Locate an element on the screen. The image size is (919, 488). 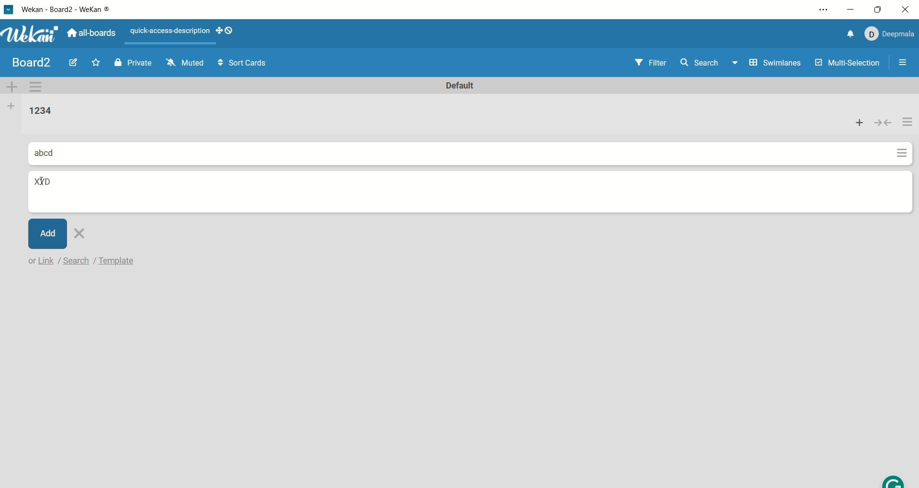
filter is located at coordinates (644, 61).